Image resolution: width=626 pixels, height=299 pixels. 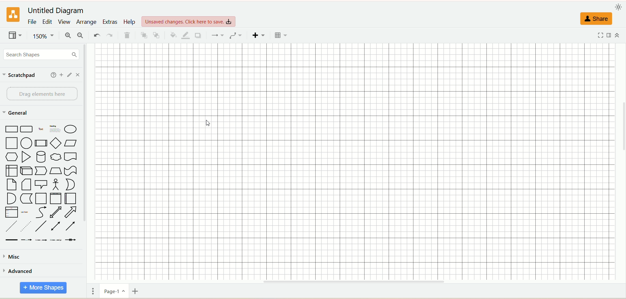 What do you see at coordinates (199, 35) in the screenshot?
I see `shadow` at bounding box center [199, 35].